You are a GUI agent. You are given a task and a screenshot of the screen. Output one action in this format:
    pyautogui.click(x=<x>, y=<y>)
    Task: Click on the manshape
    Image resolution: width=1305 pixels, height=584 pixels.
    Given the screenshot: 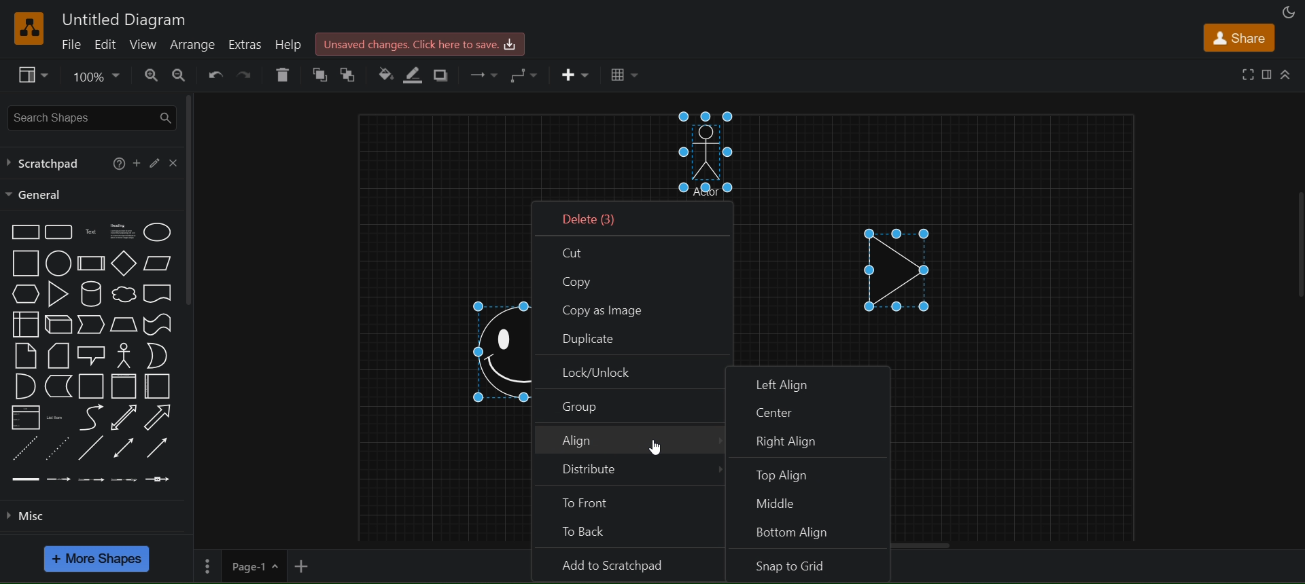 What is the action you would take?
    pyautogui.click(x=714, y=156)
    